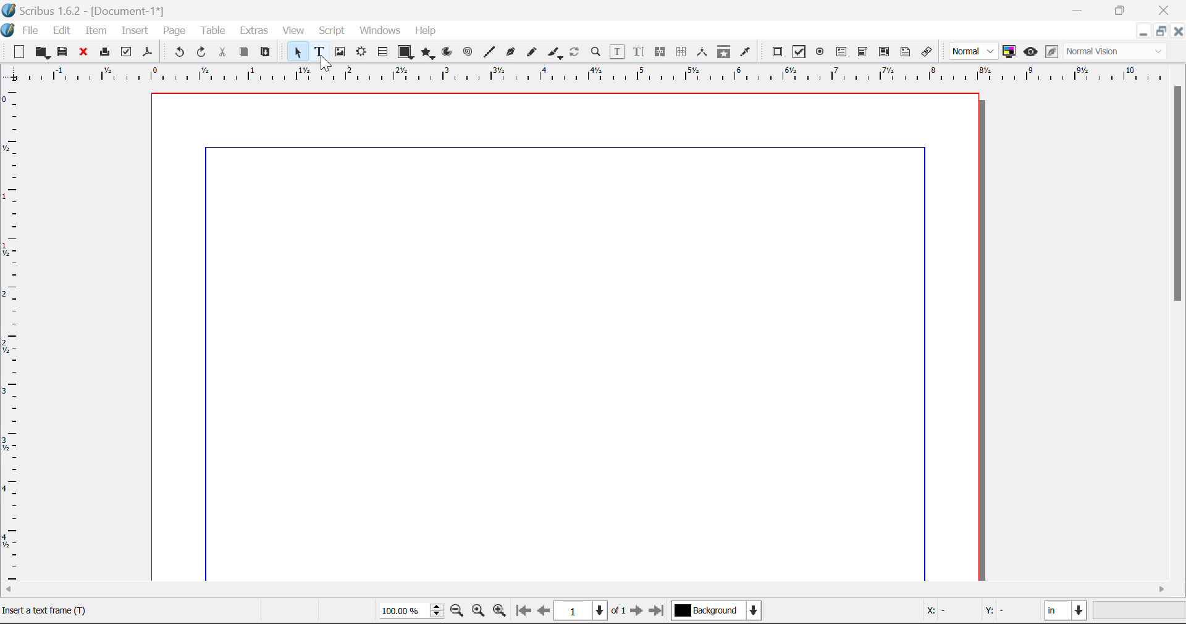 This screenshot has height=624, width=1186. Describe the element at coordinates (84, 53) in the screenshot. I see `Discard` at that location.